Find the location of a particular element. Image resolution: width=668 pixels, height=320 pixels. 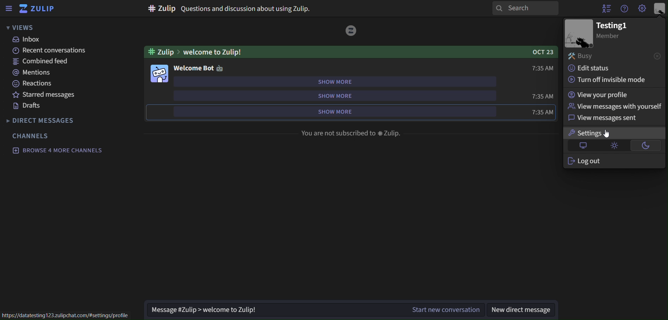

sidebar is located at coordinates (9, 9).